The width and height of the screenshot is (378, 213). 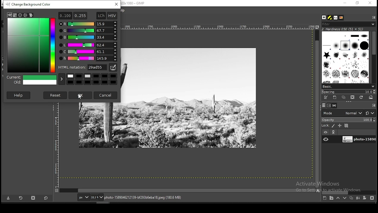 What do you see at coordinates (330, 17) in the screenshot?
I see `patterns` at bounding box center [330, 17].